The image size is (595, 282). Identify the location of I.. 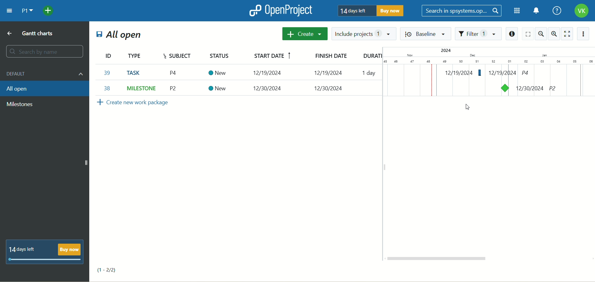
(543, 53).